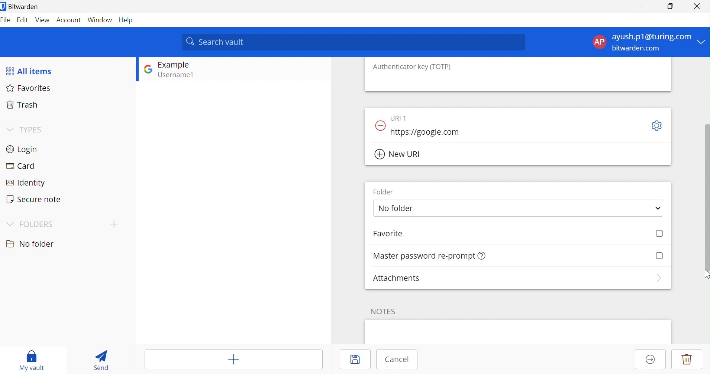 The height and width of the screenshot is (374, 710). I want to click on Secure note, so click(34, 199).